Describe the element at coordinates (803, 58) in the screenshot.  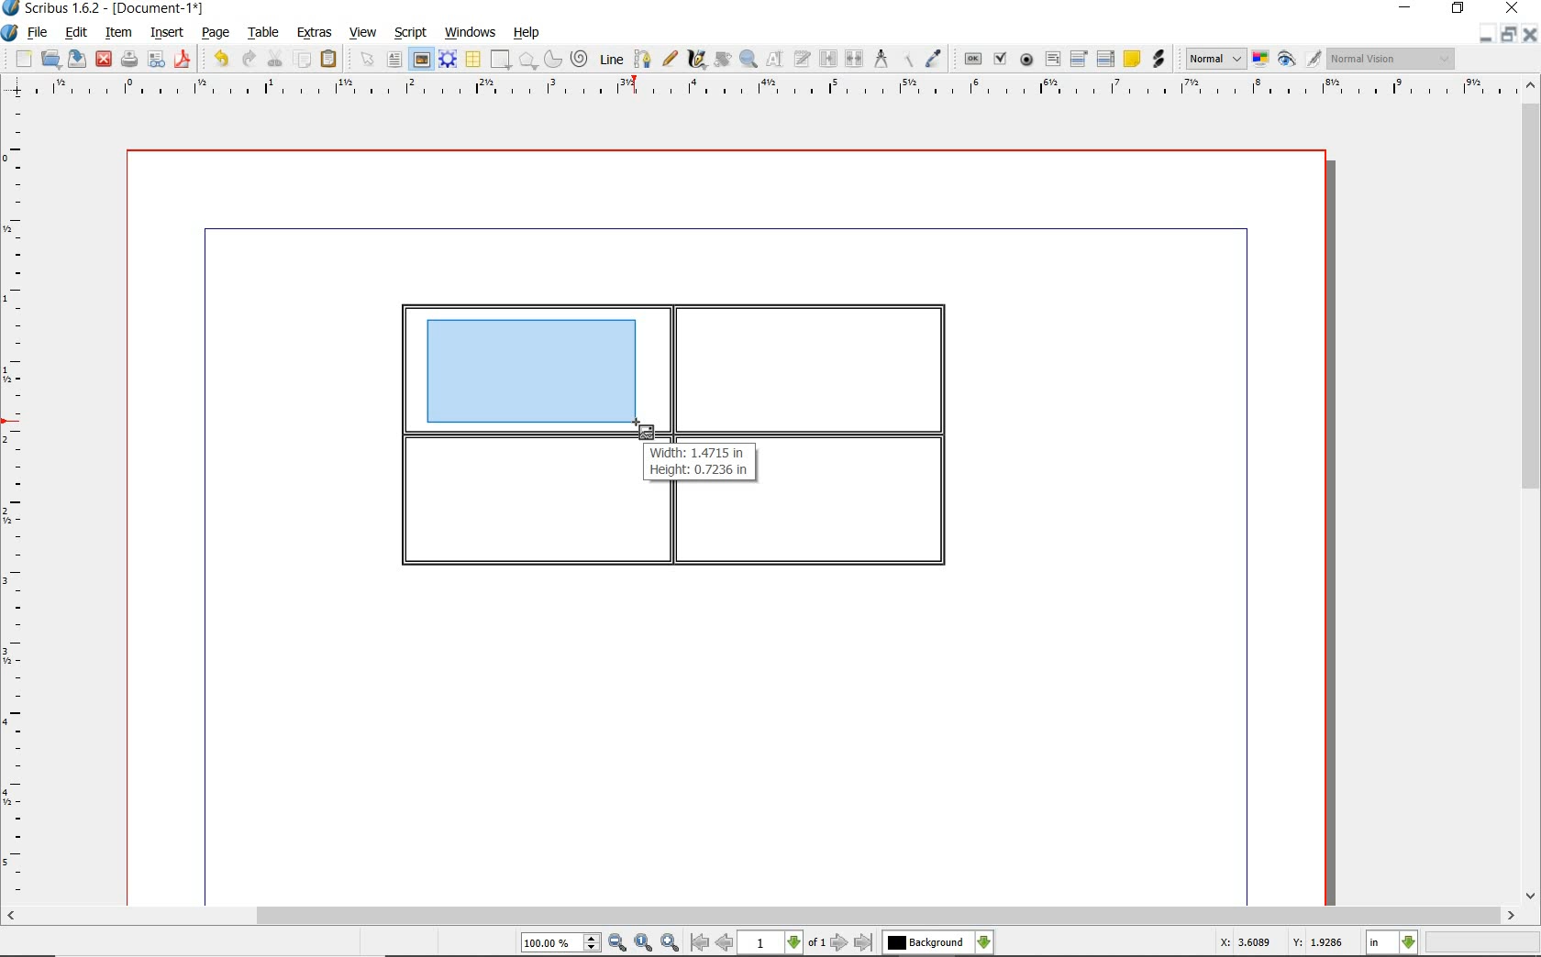
I see `edit text with story editor` at that location.